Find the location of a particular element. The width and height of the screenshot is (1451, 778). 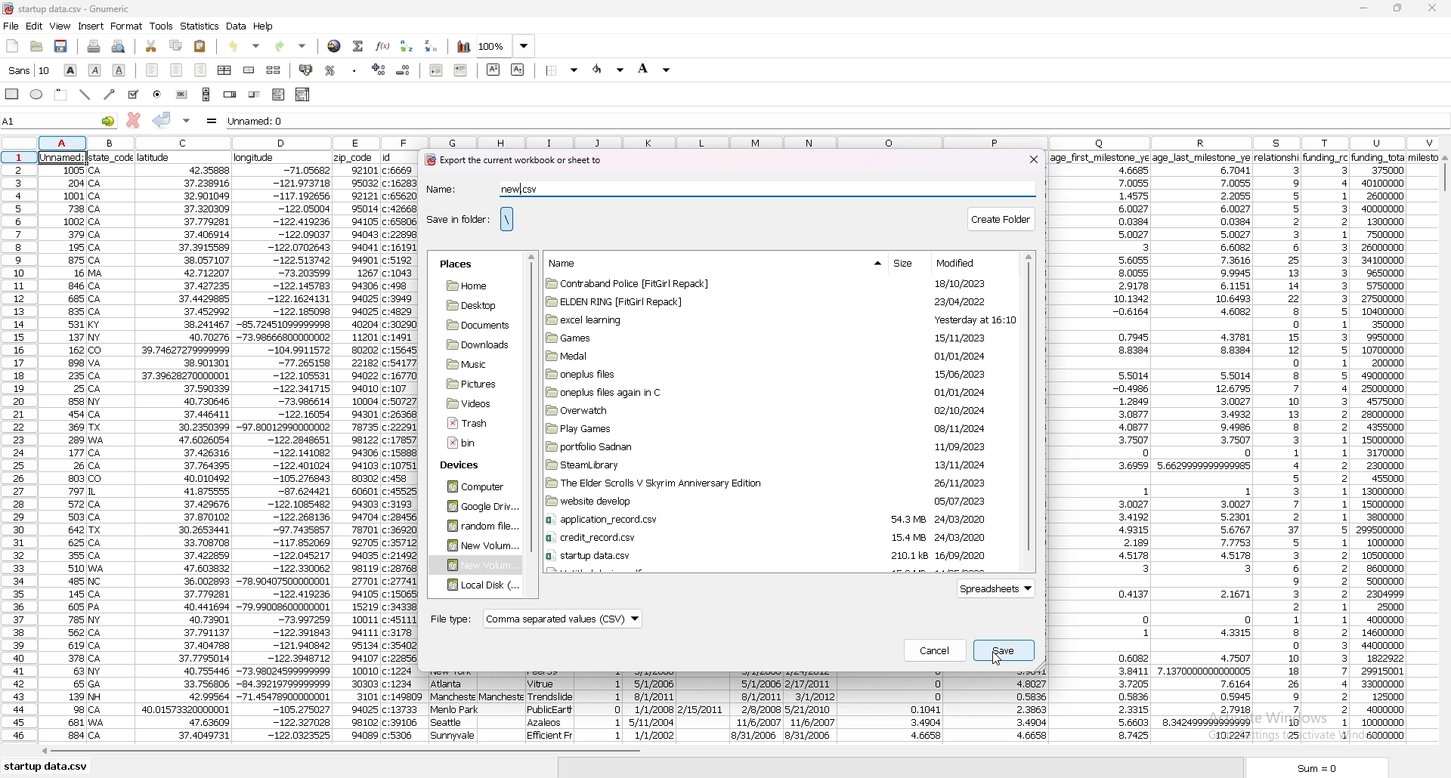

folder is located at coordinates (778, 285).